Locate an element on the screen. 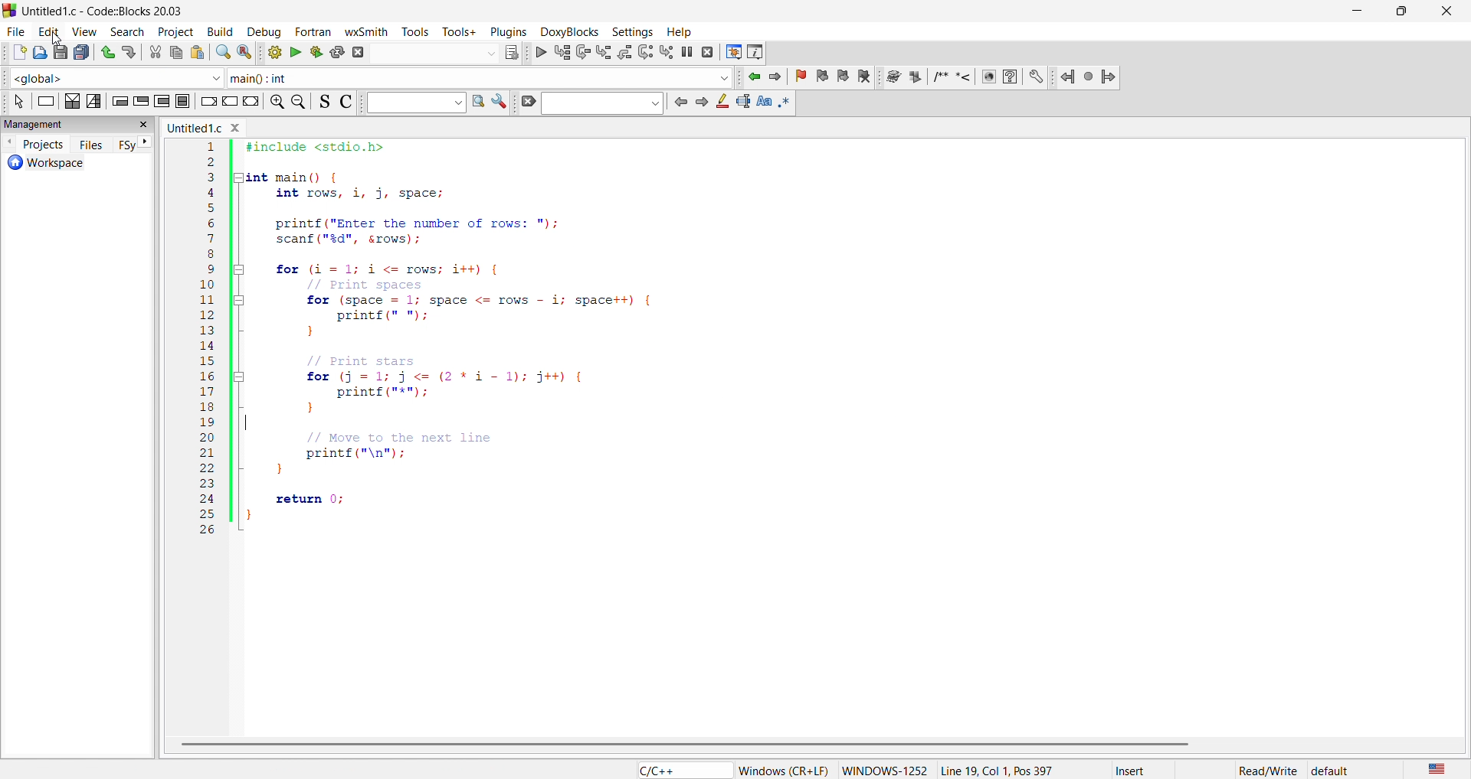 The height and width of the screenshot is (779, 1471). search is located at coordinates (123, 30).